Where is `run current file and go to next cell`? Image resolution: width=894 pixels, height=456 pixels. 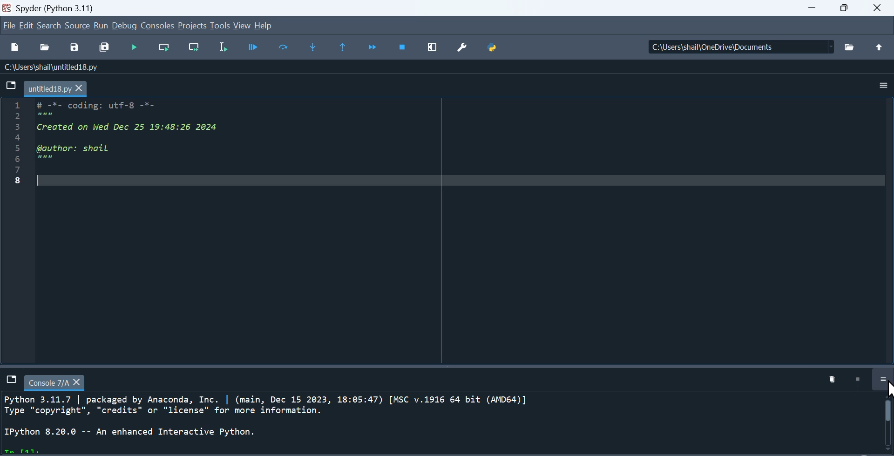
run current file and go to next cell is located at coordinates (192, 47).